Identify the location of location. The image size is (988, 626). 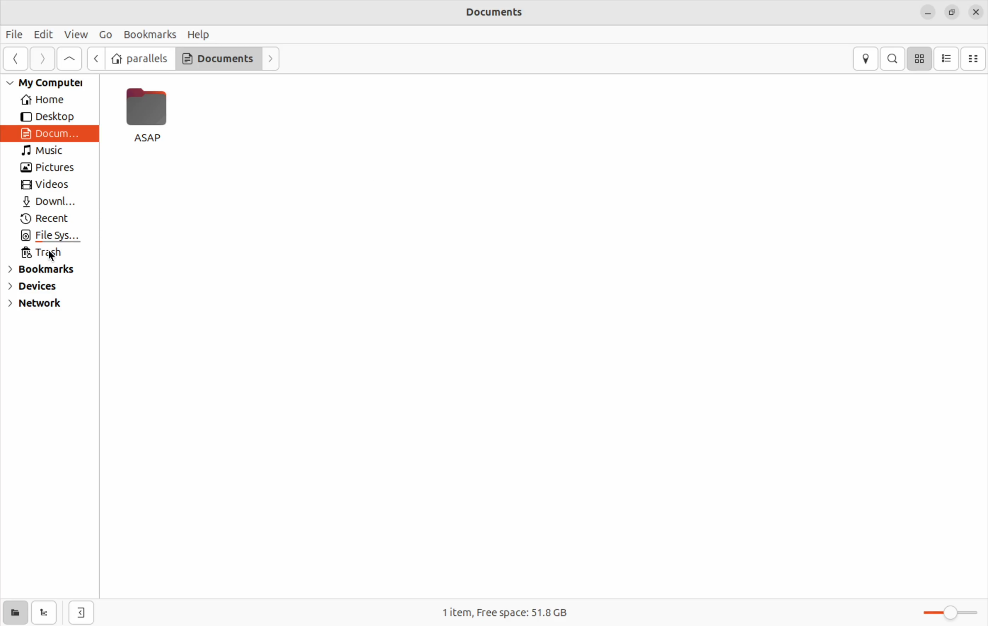
(867, 59).